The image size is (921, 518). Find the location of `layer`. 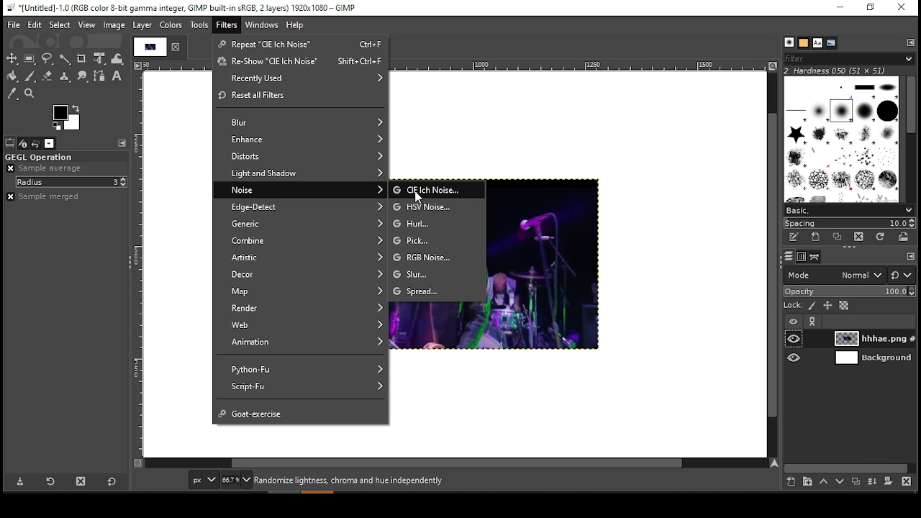

layer is located at coordinates (143, 26).